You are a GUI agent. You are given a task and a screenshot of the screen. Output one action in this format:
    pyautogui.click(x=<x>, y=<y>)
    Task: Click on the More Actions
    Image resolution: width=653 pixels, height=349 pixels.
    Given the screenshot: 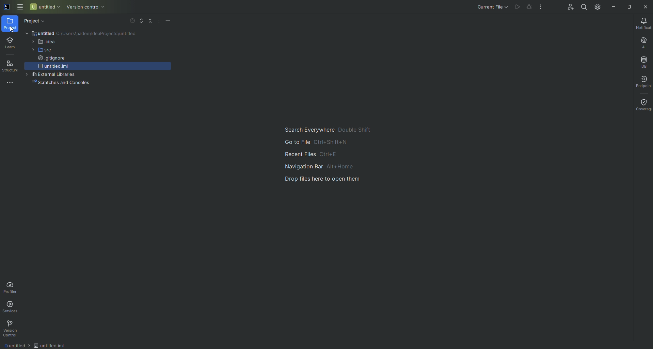 What is the action you would take?
    pyautogui.click(x=542, y=6)
    